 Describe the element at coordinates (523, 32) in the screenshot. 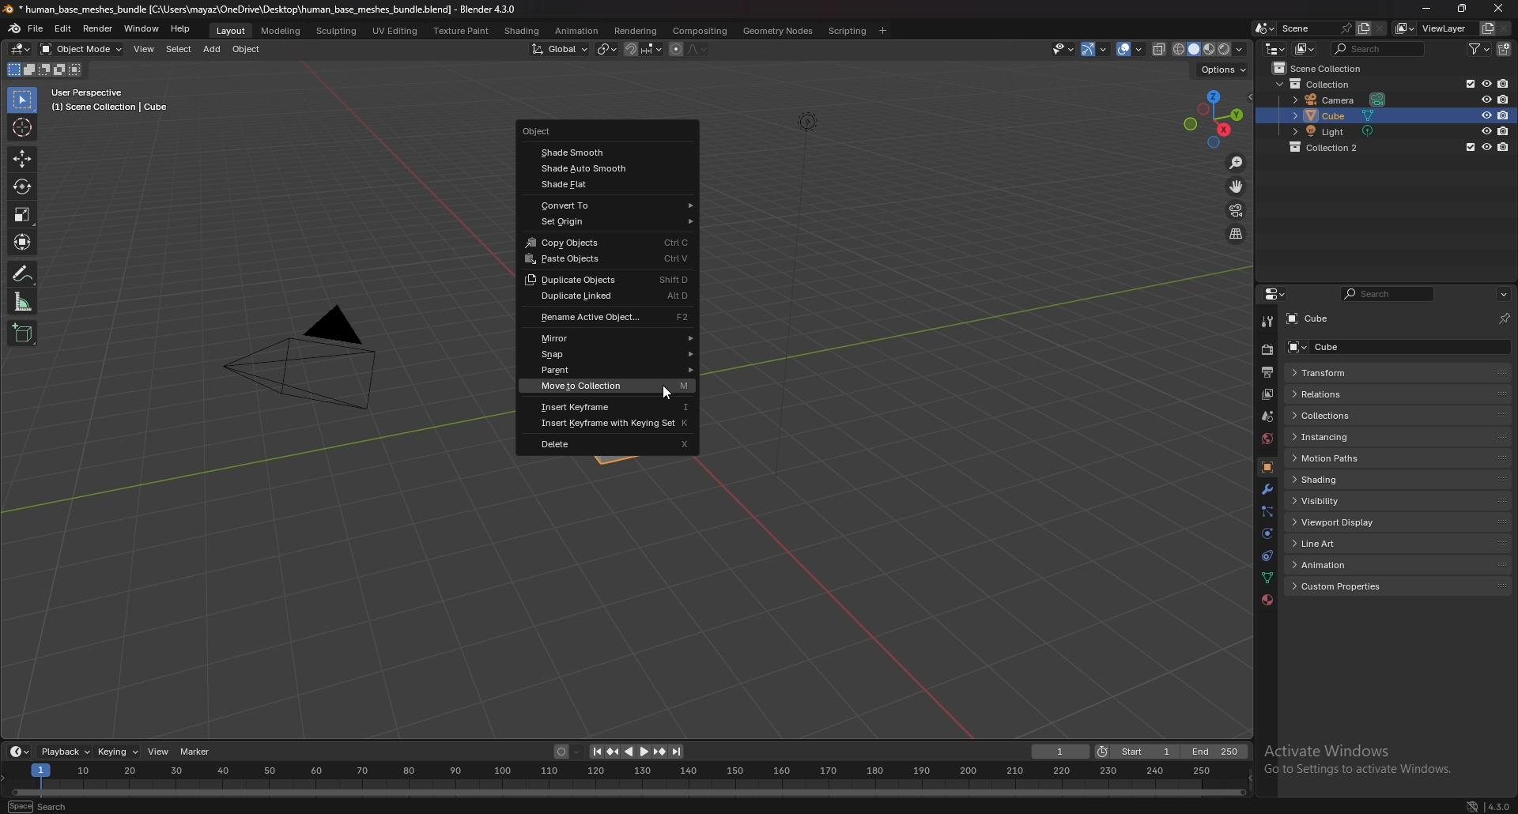

I see `shading` at that location.